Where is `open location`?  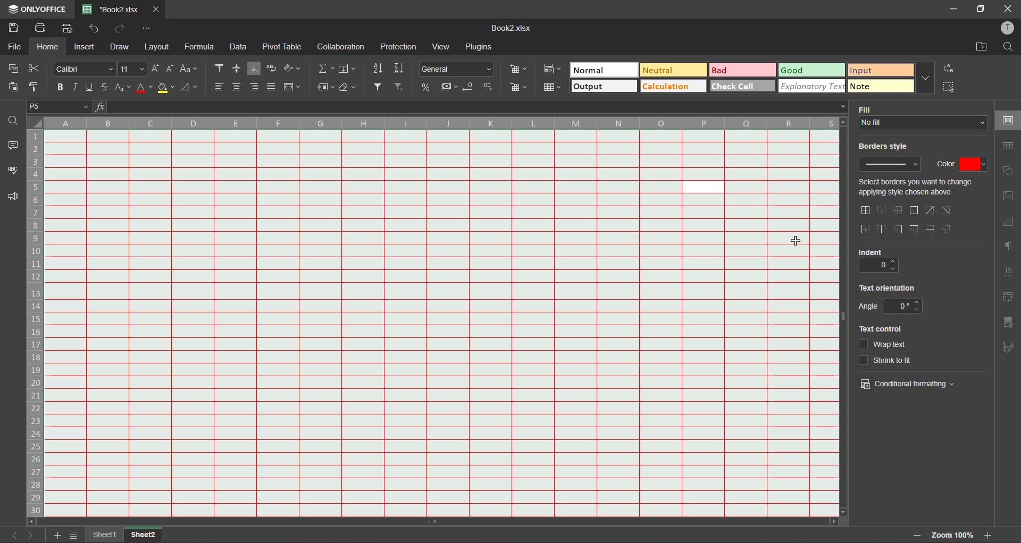
open location is located at coordinates (980, 47).